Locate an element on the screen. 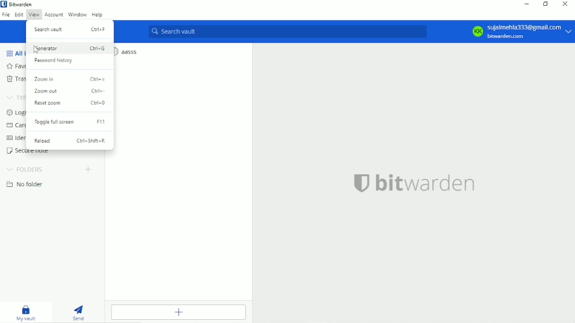  Edit is located at coordinates (19, 15).